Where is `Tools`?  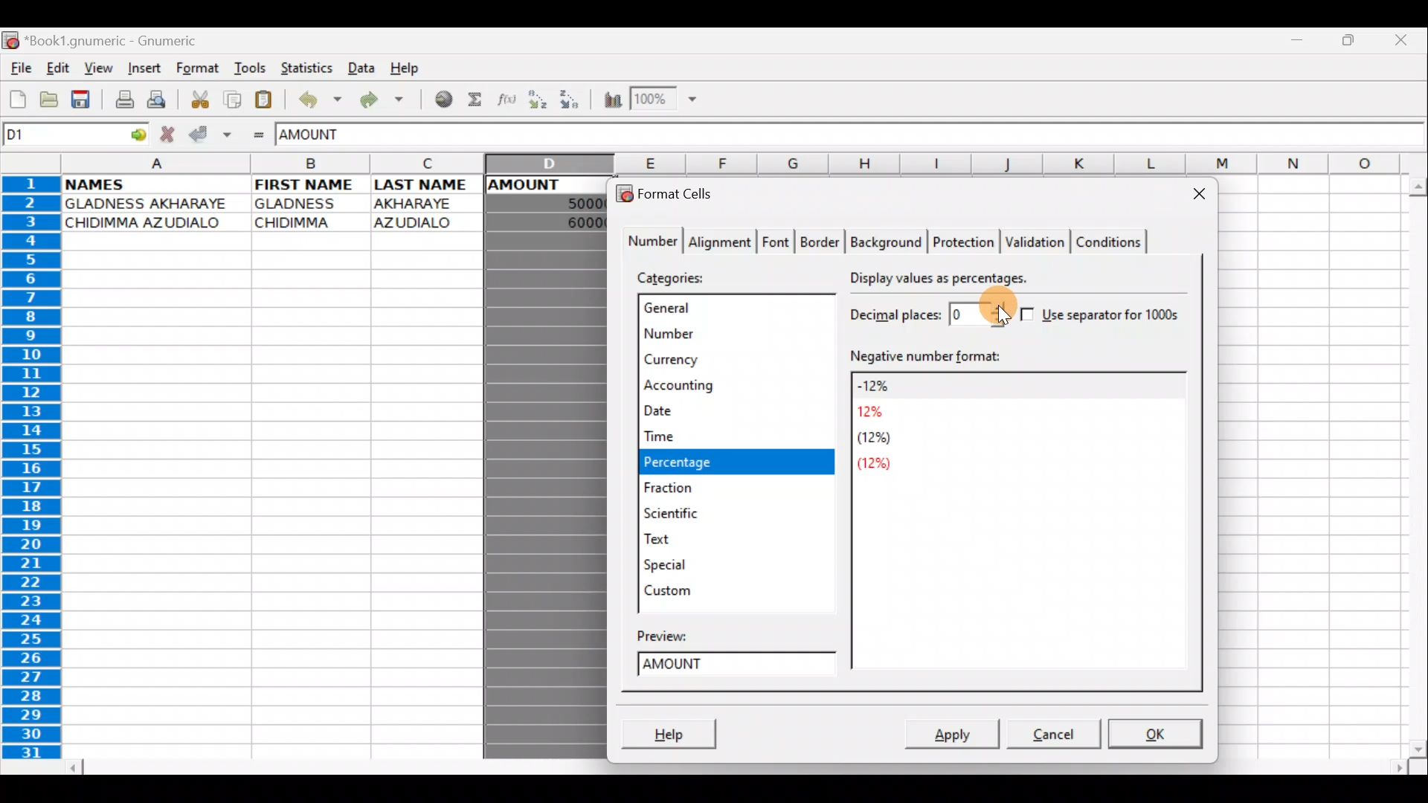
Tools is located at coordinates (245, 69).